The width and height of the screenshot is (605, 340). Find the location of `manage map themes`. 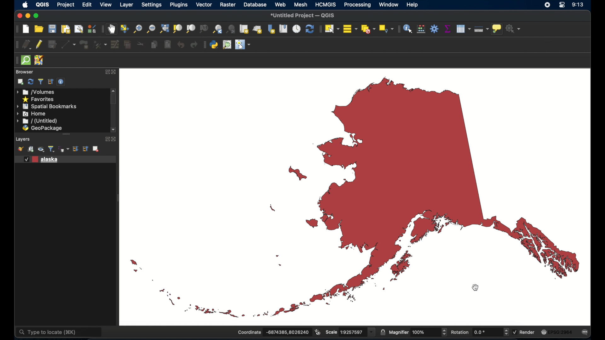

manage map themes is located at coordinates (41, 150).